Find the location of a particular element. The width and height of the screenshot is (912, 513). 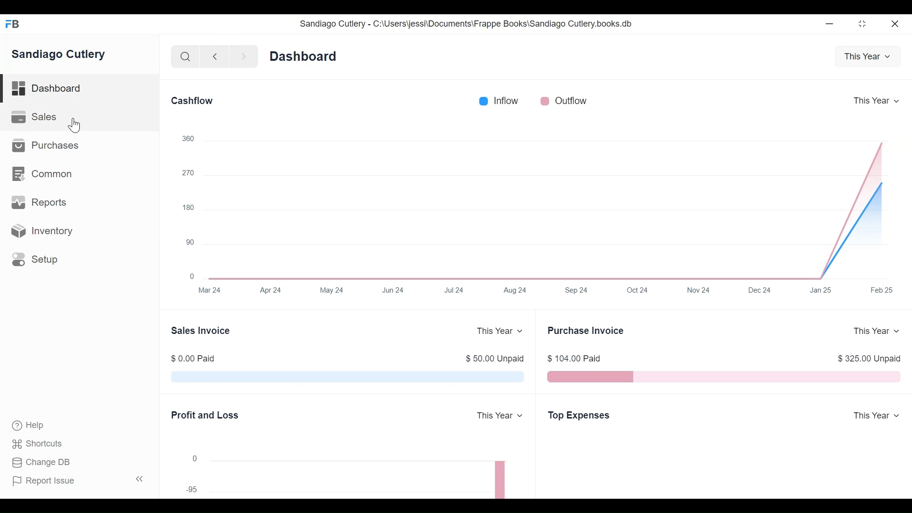

0 is located at coordinates (192, 275).